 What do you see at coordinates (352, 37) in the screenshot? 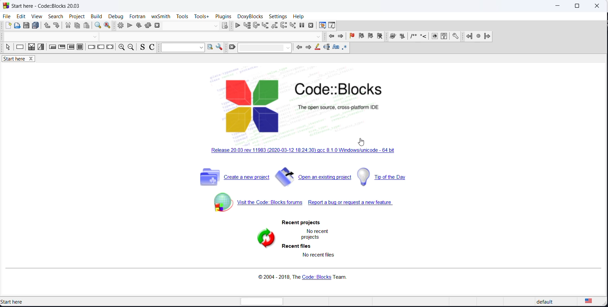
I see `add bookmark` at bounding box center [352, 37].